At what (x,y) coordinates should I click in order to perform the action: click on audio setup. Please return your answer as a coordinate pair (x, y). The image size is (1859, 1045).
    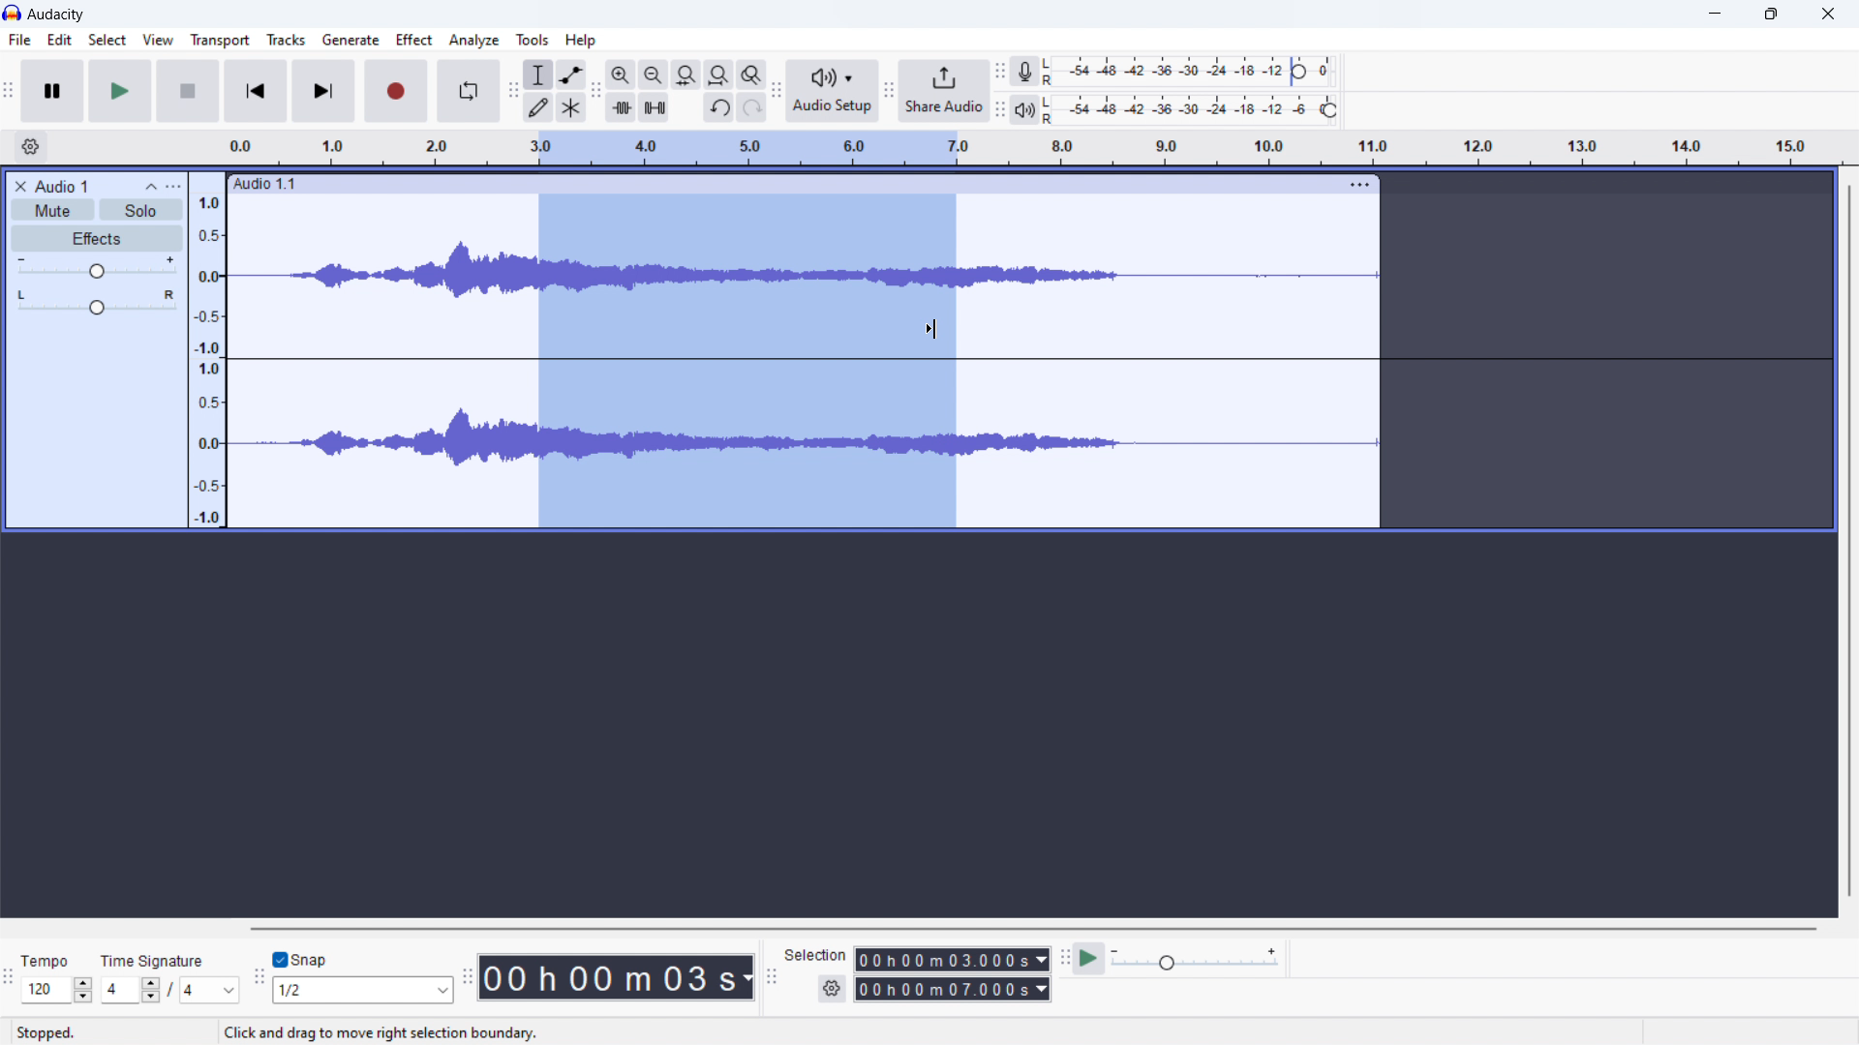
    Looking at the image, I should click on (833, 93).